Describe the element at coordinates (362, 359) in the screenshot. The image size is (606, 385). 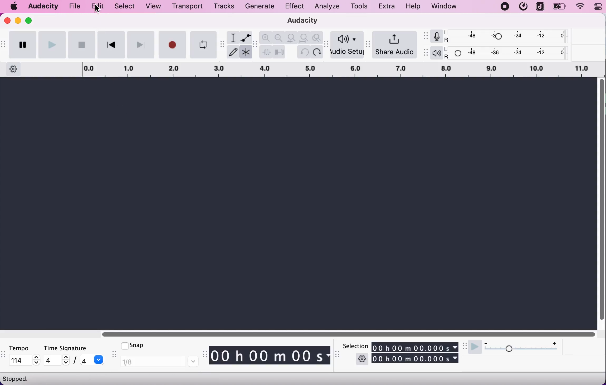
I see `settings` at that location.